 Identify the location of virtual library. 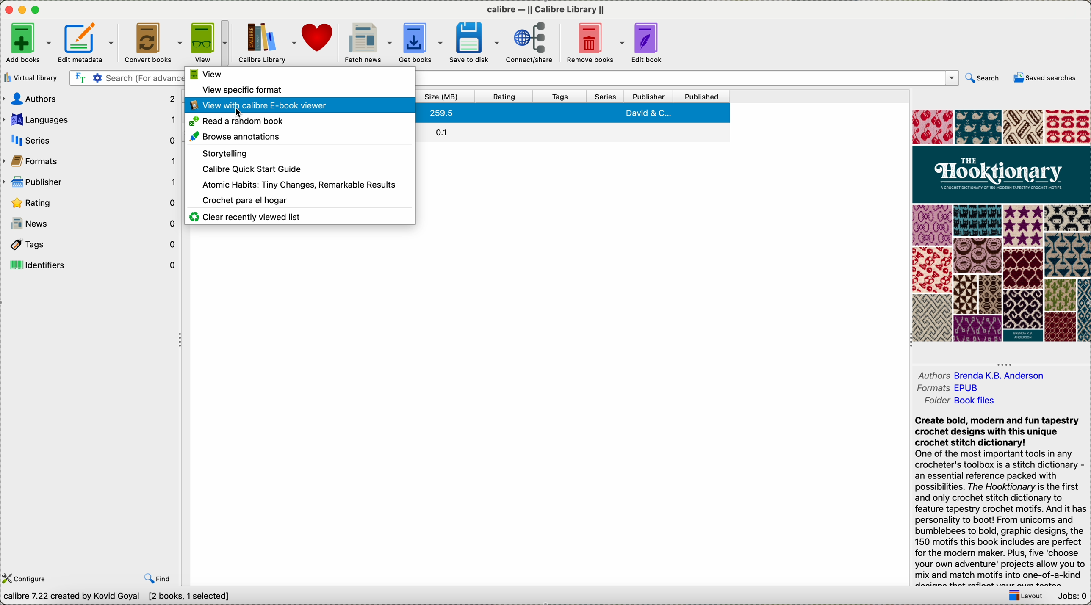
(33, 78).